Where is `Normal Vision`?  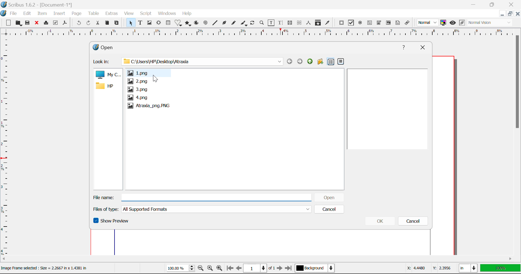 Normal Vision is located at coordinates (491, 23).